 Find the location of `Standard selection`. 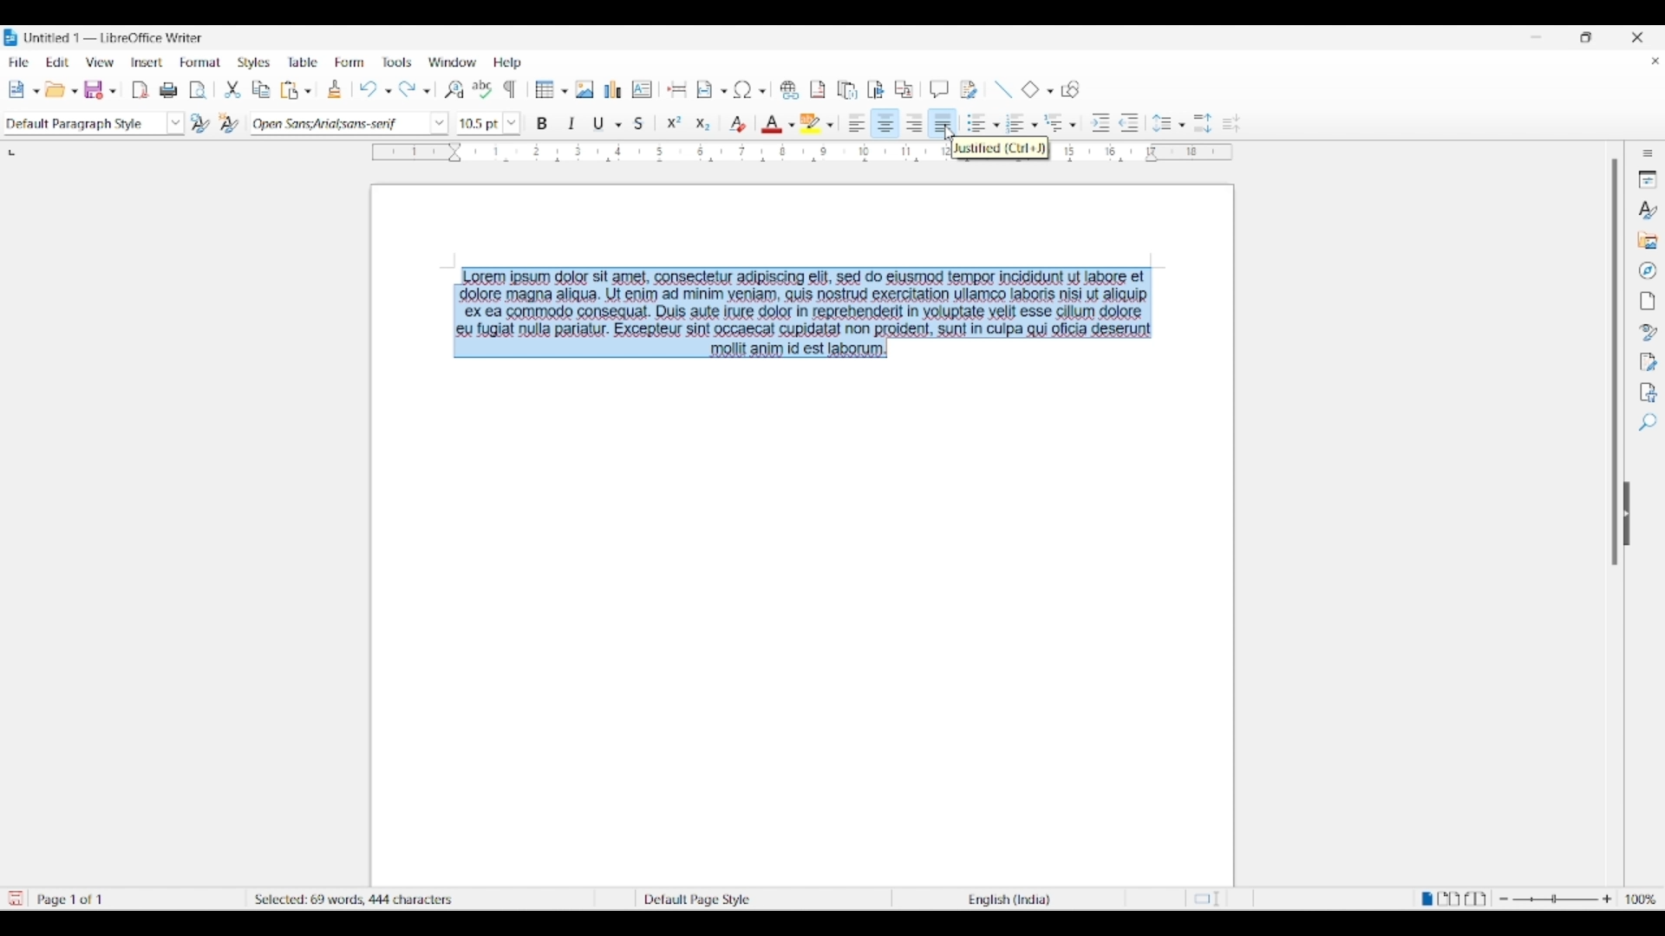

Standard selection is located at coordinates (1211, 900).